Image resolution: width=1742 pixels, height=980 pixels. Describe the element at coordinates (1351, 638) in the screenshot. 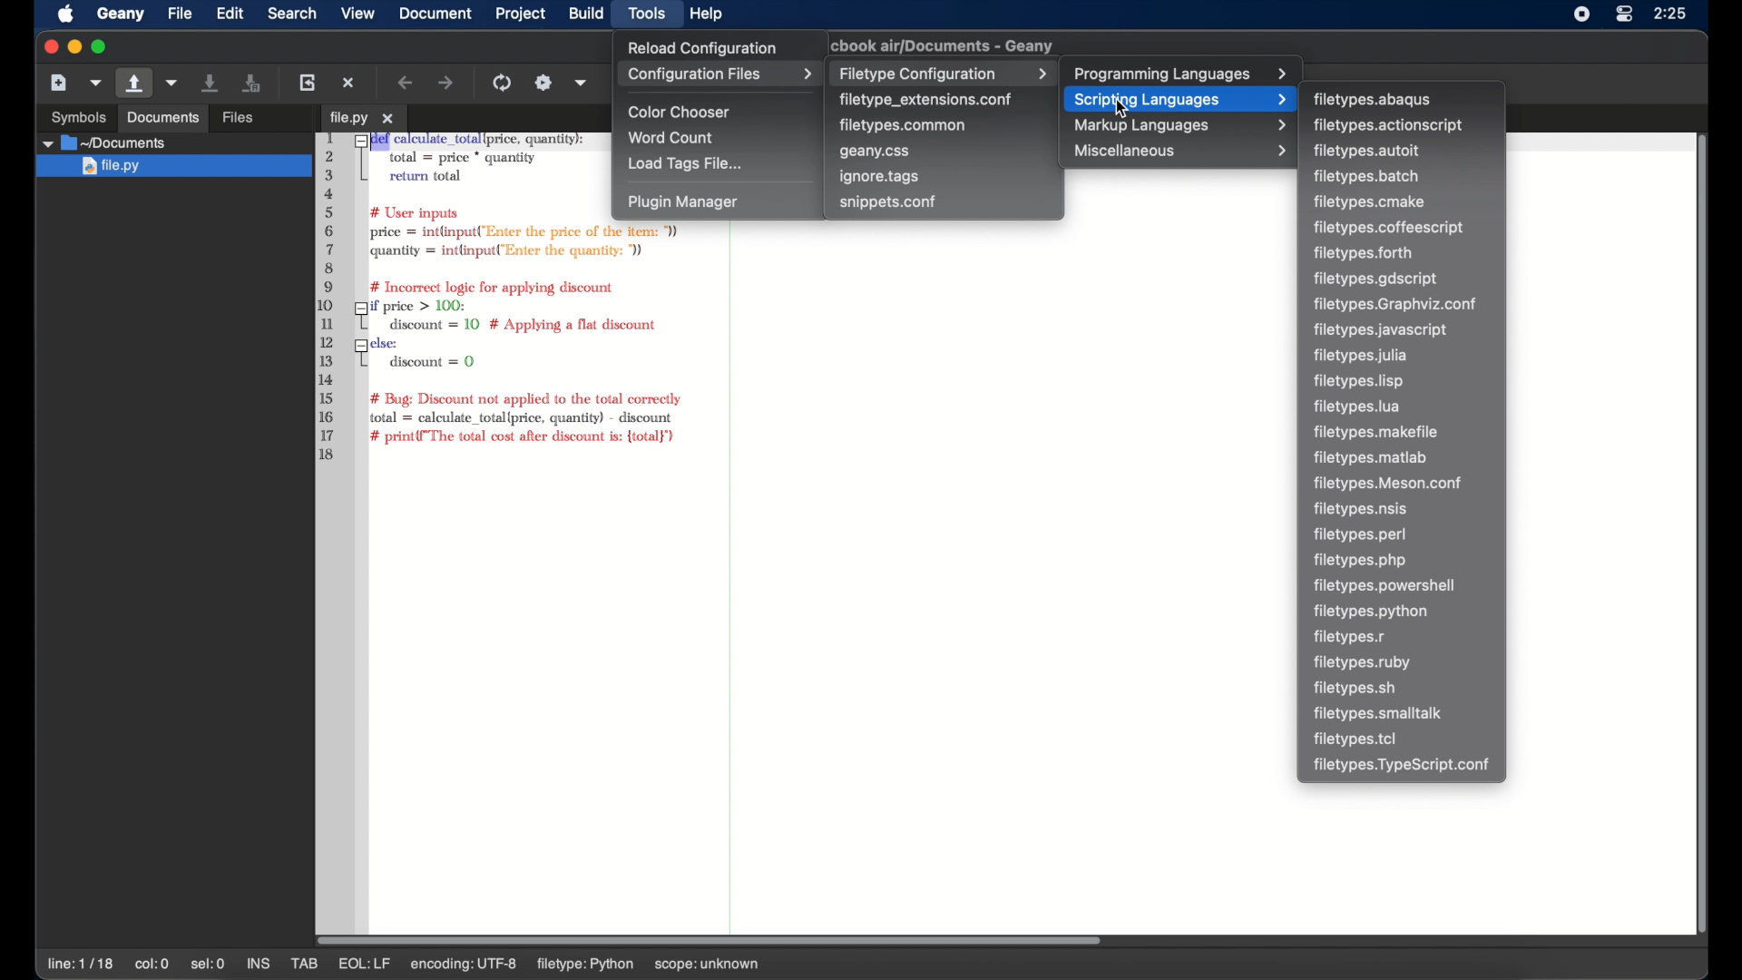

I see `filetypes` at that location.